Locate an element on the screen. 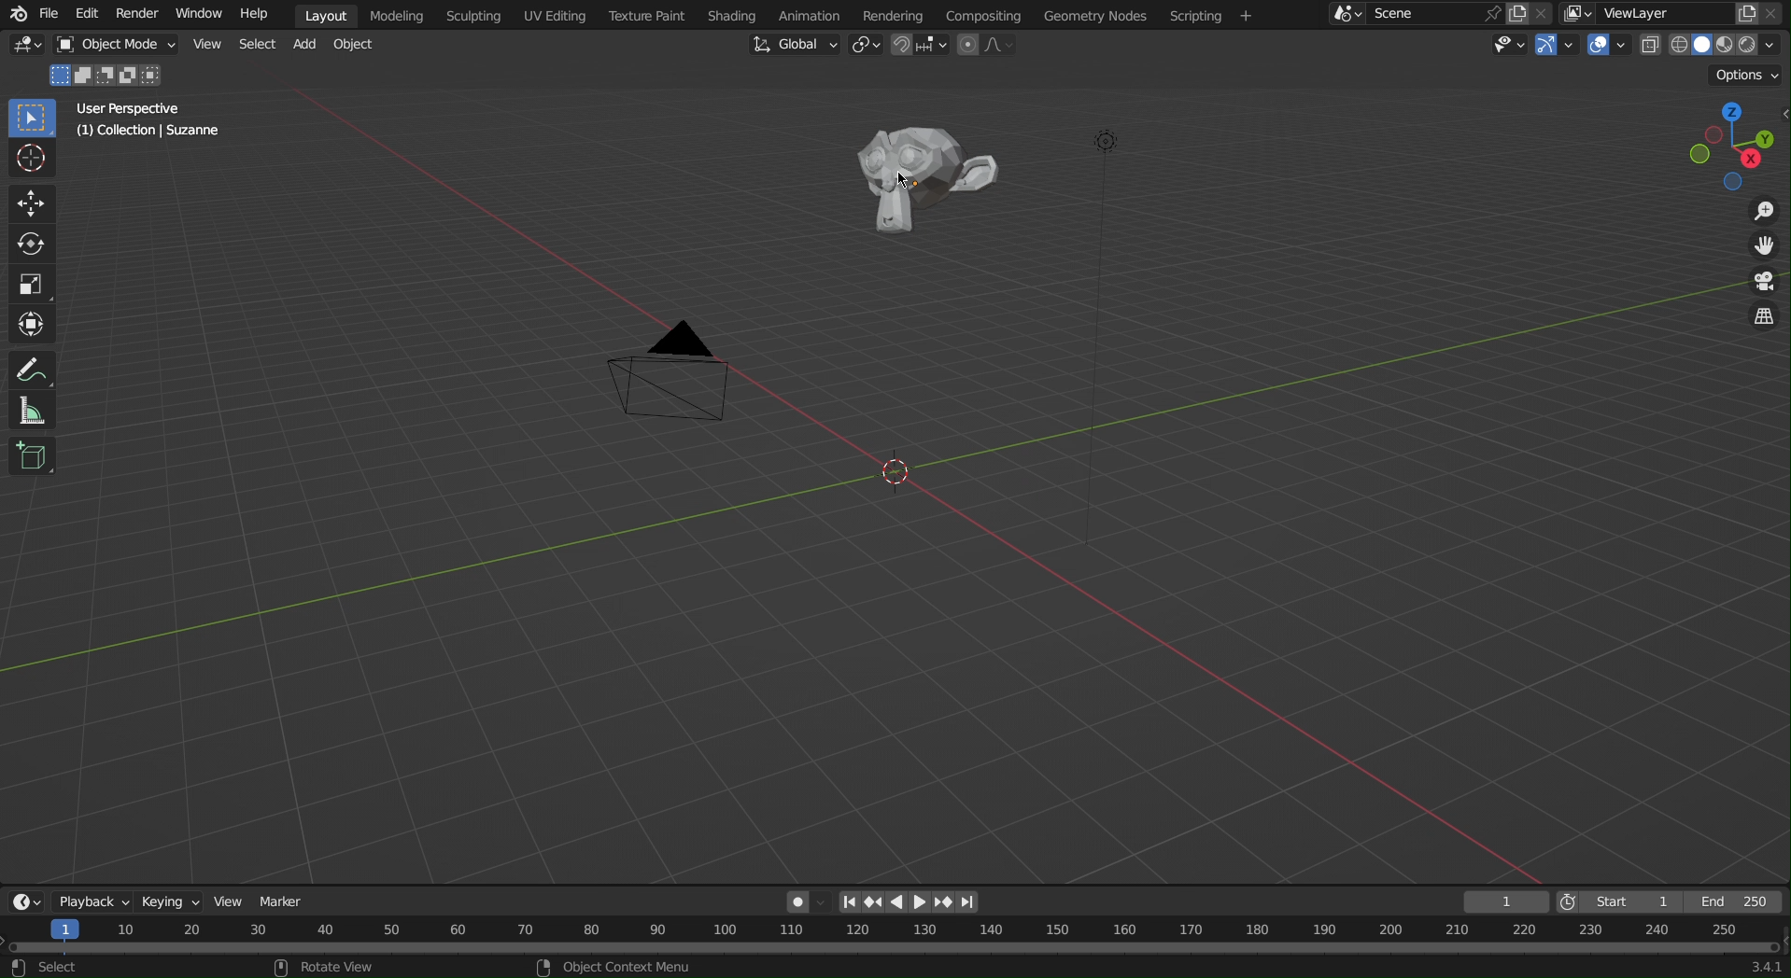 This screenshot has height=978, width=1791. icon is located at coordinates (281, 968).